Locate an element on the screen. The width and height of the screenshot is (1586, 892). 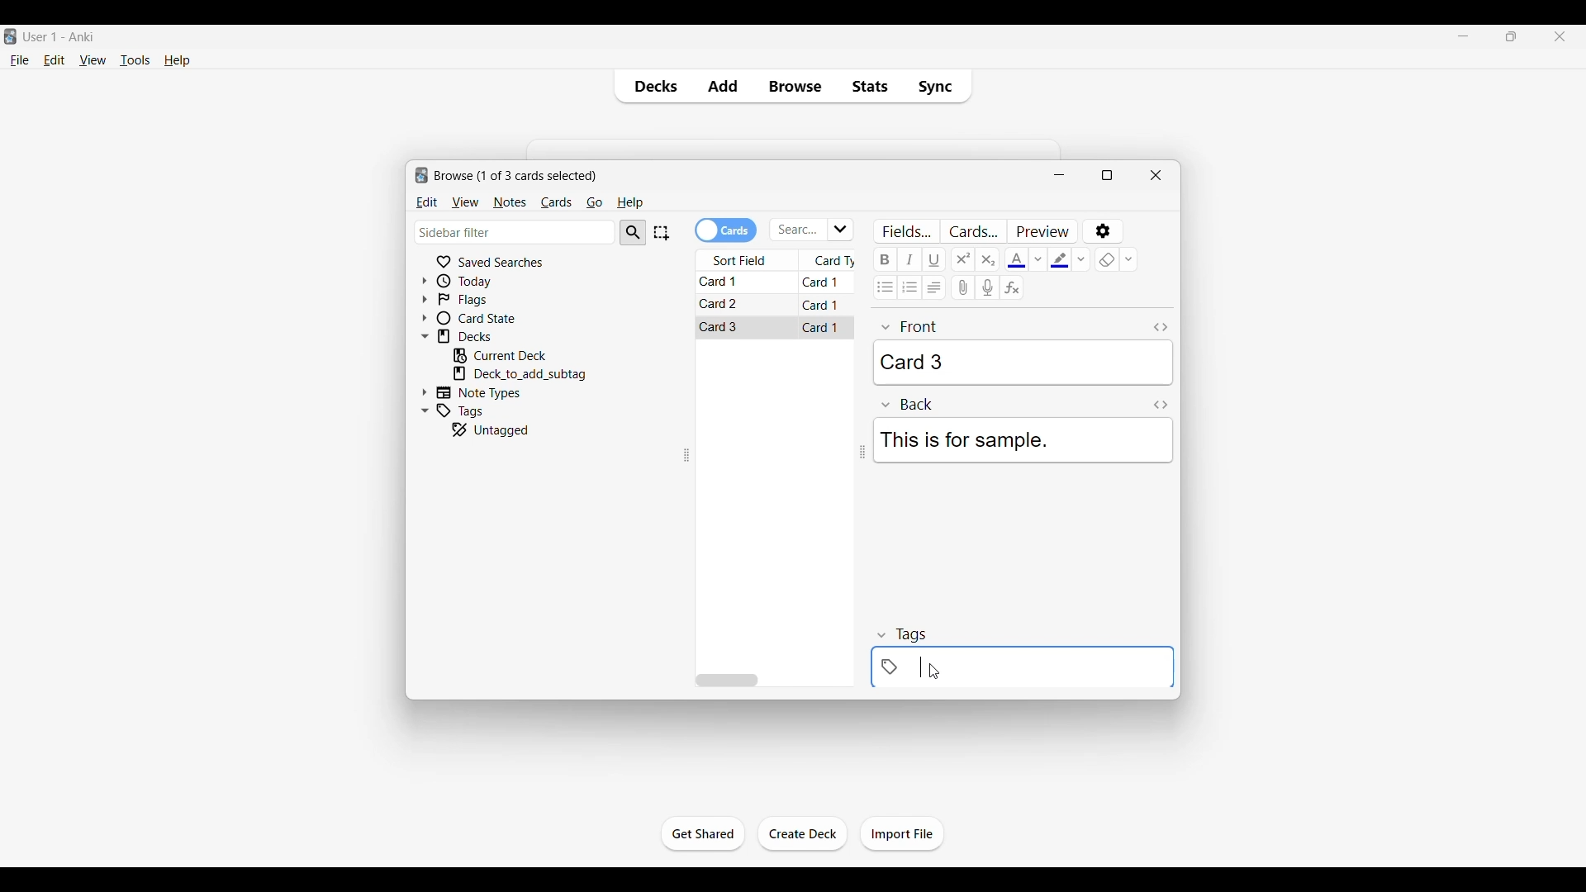
Add is located at coordinates (722, 86).